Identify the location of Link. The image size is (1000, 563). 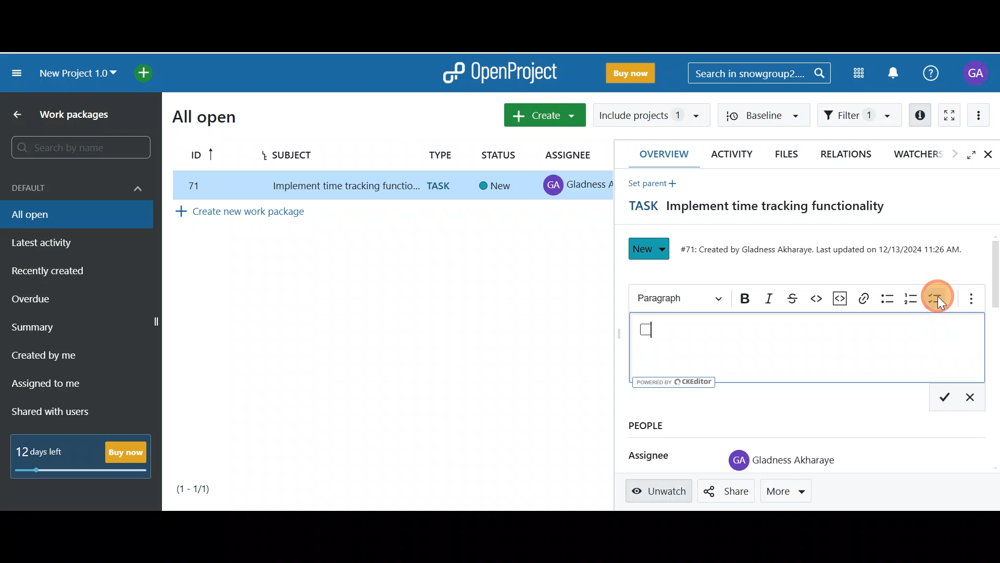
(865, 297).